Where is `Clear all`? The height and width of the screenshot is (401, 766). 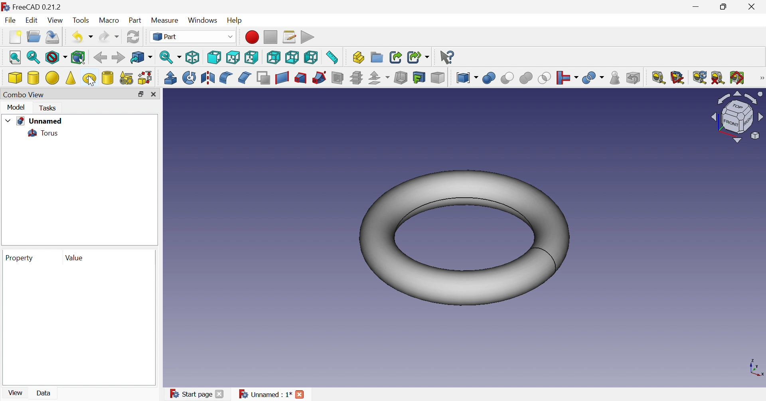
Clear all is located at coordinates (719, 77).